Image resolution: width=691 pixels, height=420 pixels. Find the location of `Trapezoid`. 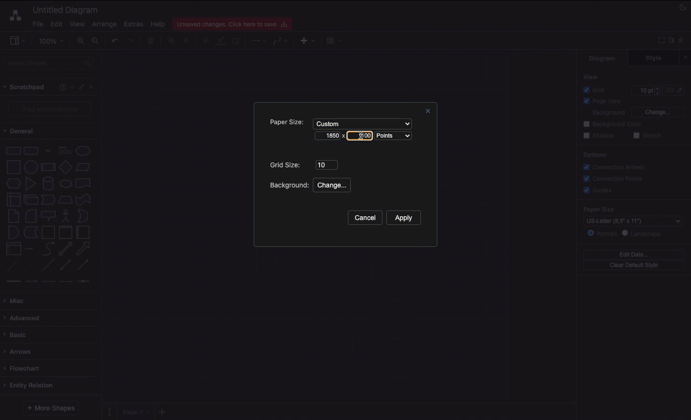

Trapezoid is located at coordinates (64, 200).